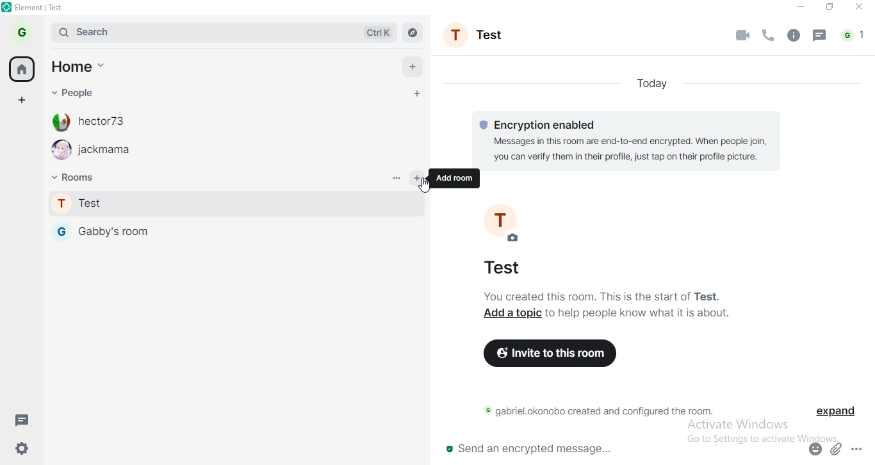 This screenshot has width=875, height=465. Describe the element at coordinates (794, 35) in the screenshot. I see `info` at that location.